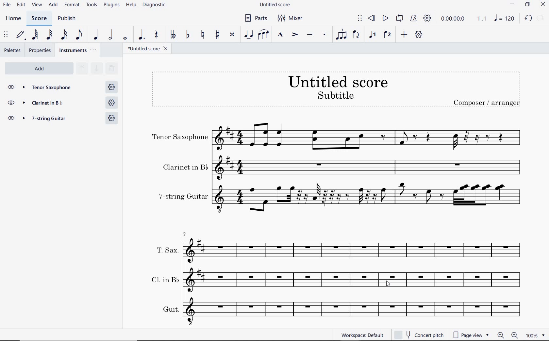  Describe the element at coordinates (110, 118) in the screenshot. I see `settings` at that location.